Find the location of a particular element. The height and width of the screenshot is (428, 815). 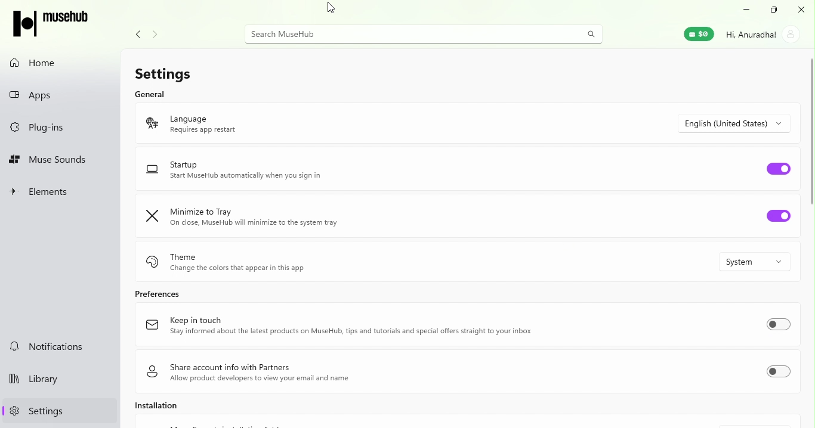

Navigate back is located at coordinates (140, 34).